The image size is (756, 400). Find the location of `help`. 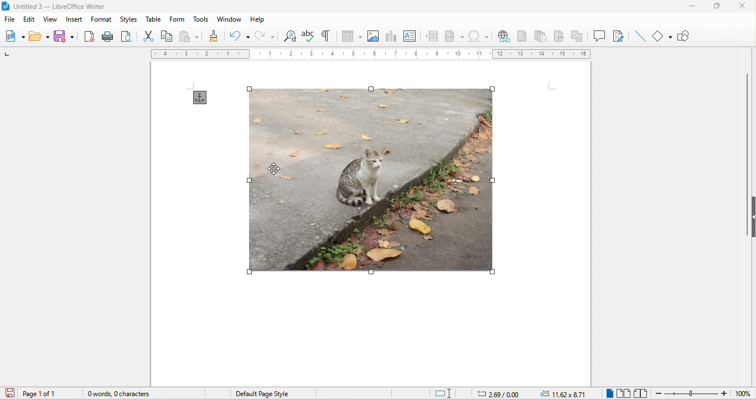

help is located at coordinates (257, 19).